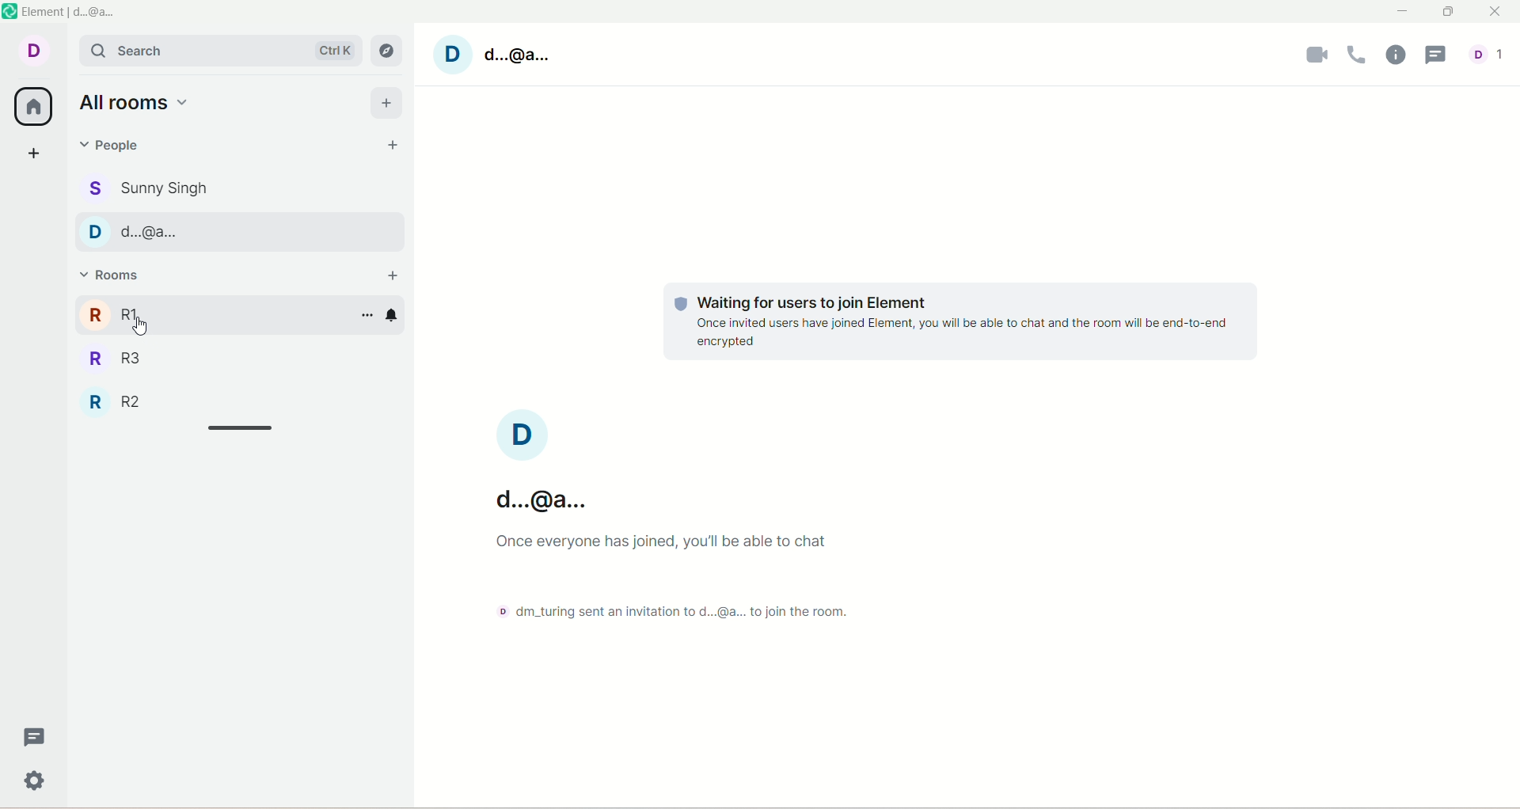 This screenshot has width=1520, height=809. I want to click on options, so click(367, 316).